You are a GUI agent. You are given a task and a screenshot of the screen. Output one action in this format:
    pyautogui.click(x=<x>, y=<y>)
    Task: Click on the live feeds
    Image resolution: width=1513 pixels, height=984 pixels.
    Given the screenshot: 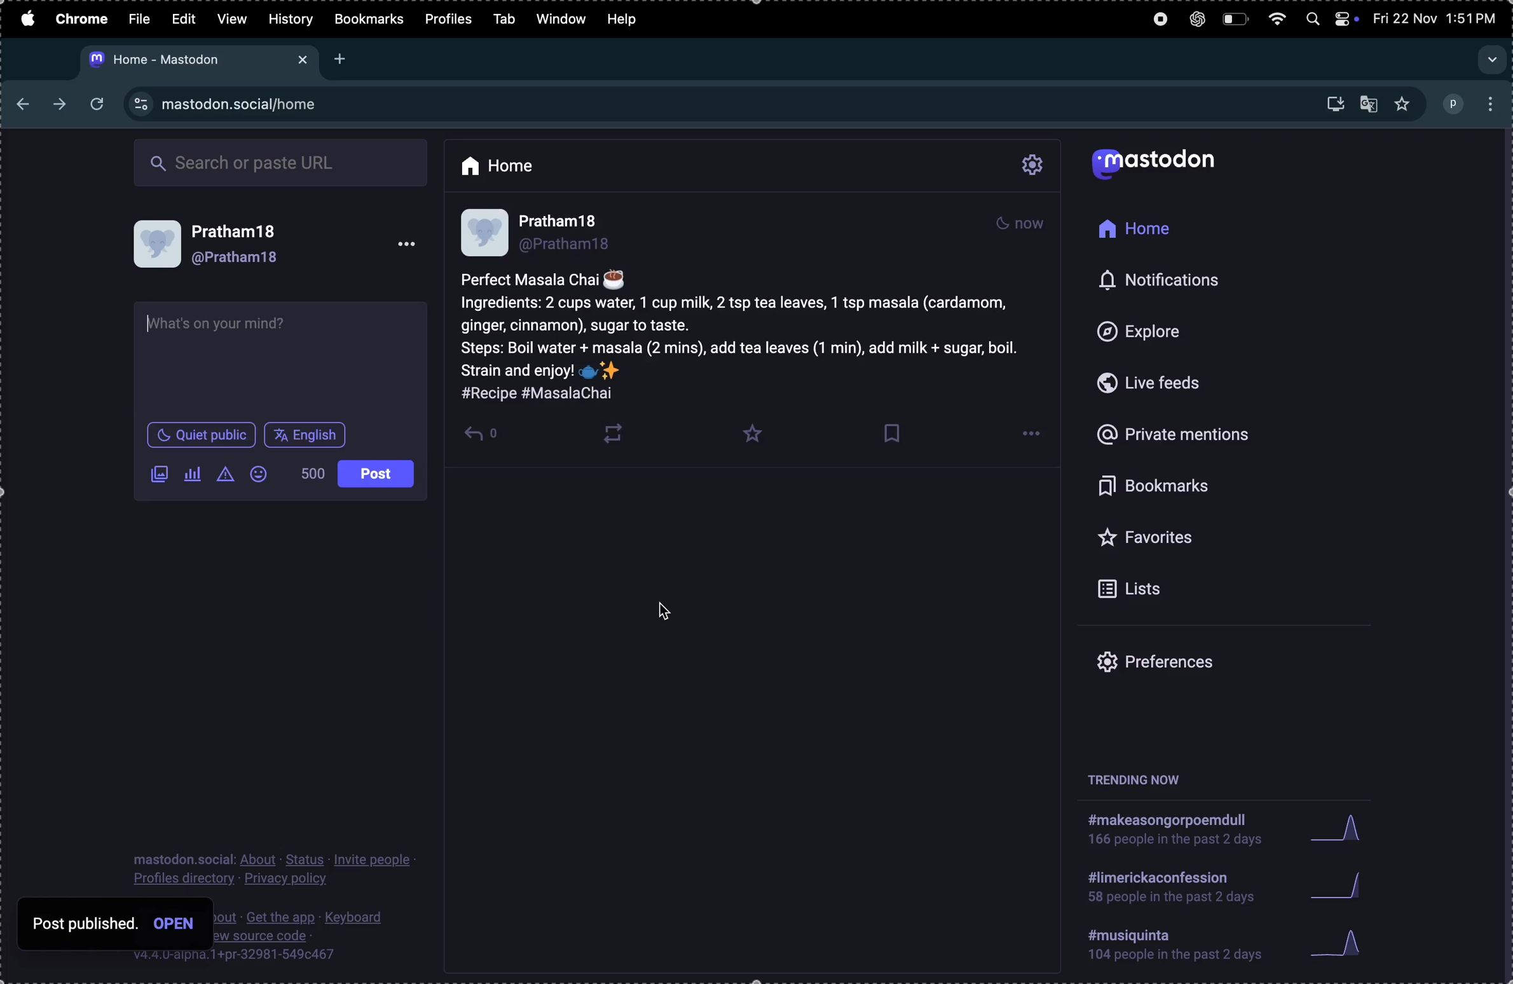 What is the action you would take?
    pyautogui.click(x=1167, y=379)
    